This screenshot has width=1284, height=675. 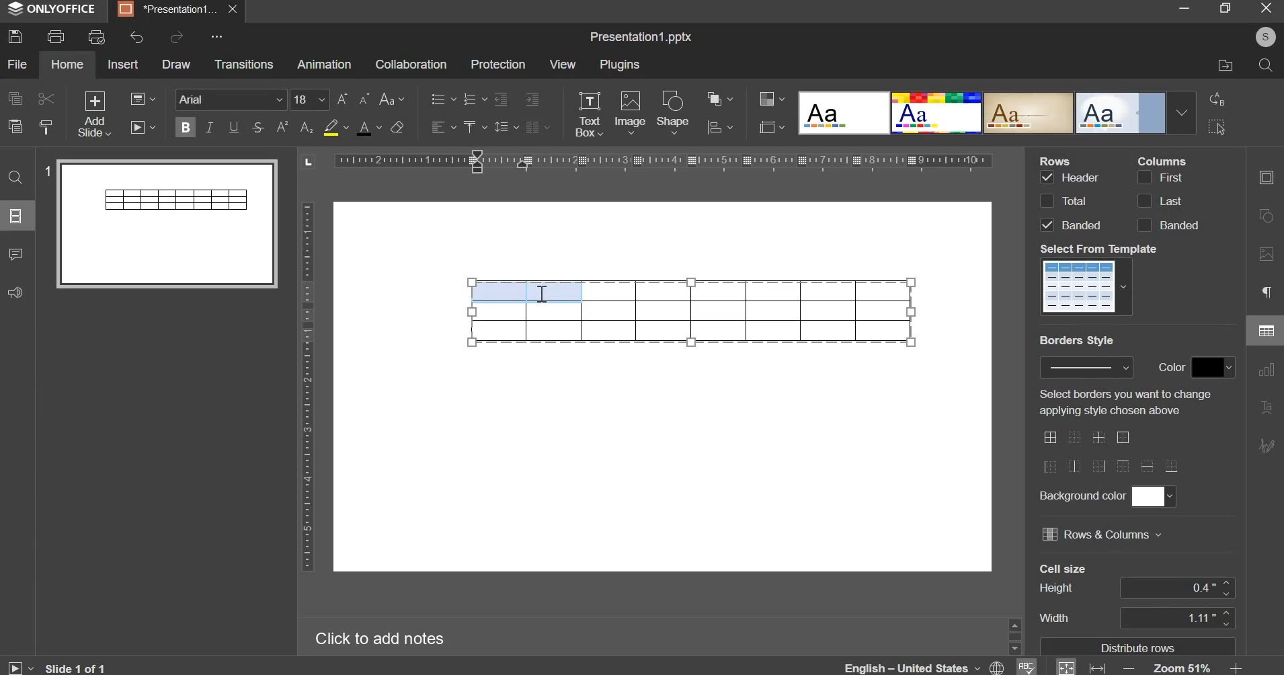 What do you see at coordinates (1081, 495) in the screenshot?
I see `Background color` at bounding box center [1081, 495].